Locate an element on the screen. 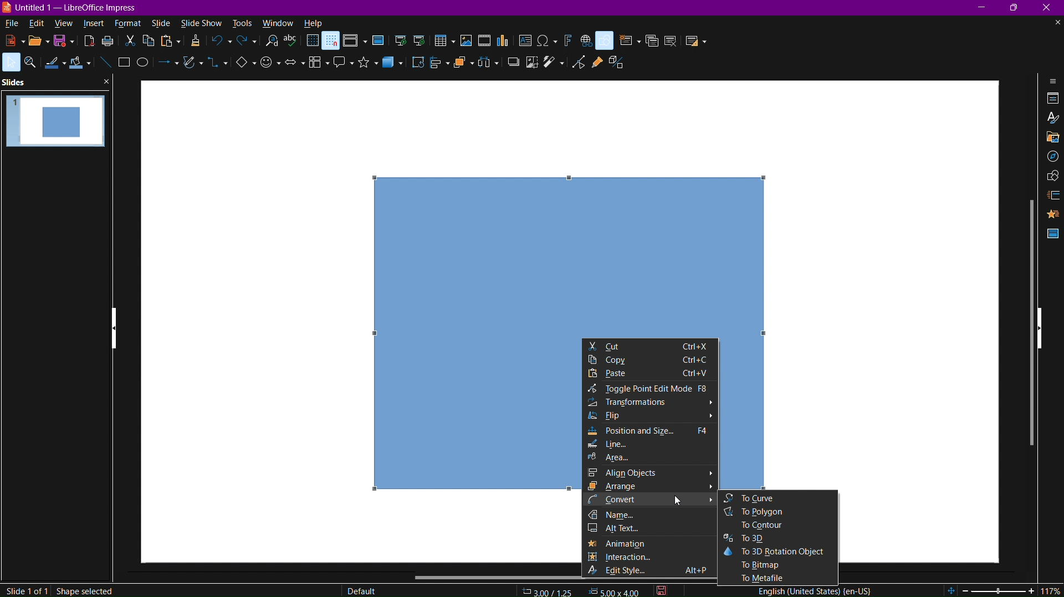 The image size is (1064, 597). Delete Slide is located at coordinates (671, 40).